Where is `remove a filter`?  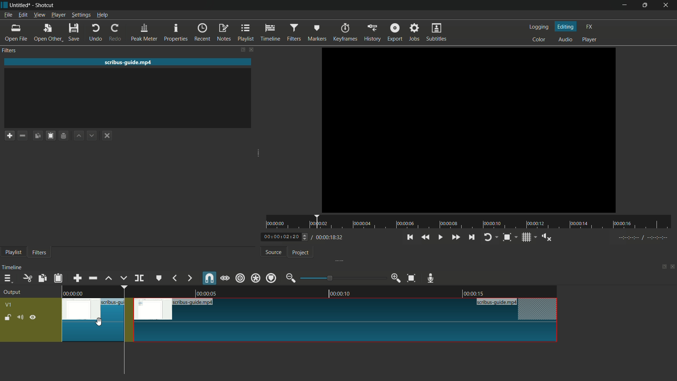 remove a filter is located at coordinates (23, 135).